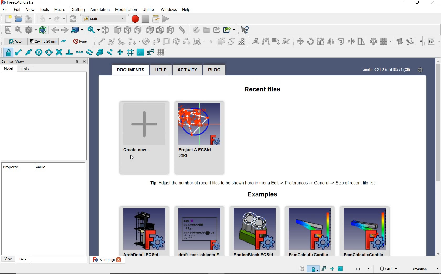  What do you see at coordinates (69, 52) in the screenshot?
I see `snap perpendicular` at bounding box center [69, 52].